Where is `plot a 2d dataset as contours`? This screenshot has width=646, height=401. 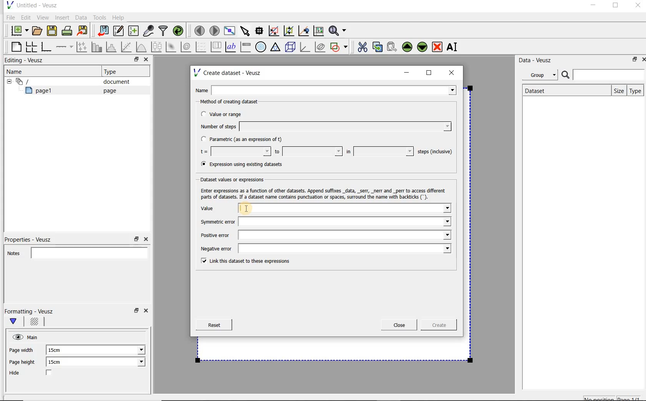
plot a 2d dataset as contours is located at coordinates (186, 47).